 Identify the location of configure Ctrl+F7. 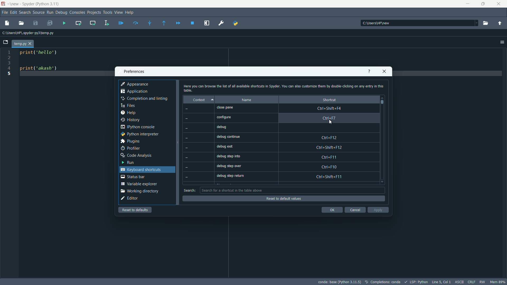
(285, 117).